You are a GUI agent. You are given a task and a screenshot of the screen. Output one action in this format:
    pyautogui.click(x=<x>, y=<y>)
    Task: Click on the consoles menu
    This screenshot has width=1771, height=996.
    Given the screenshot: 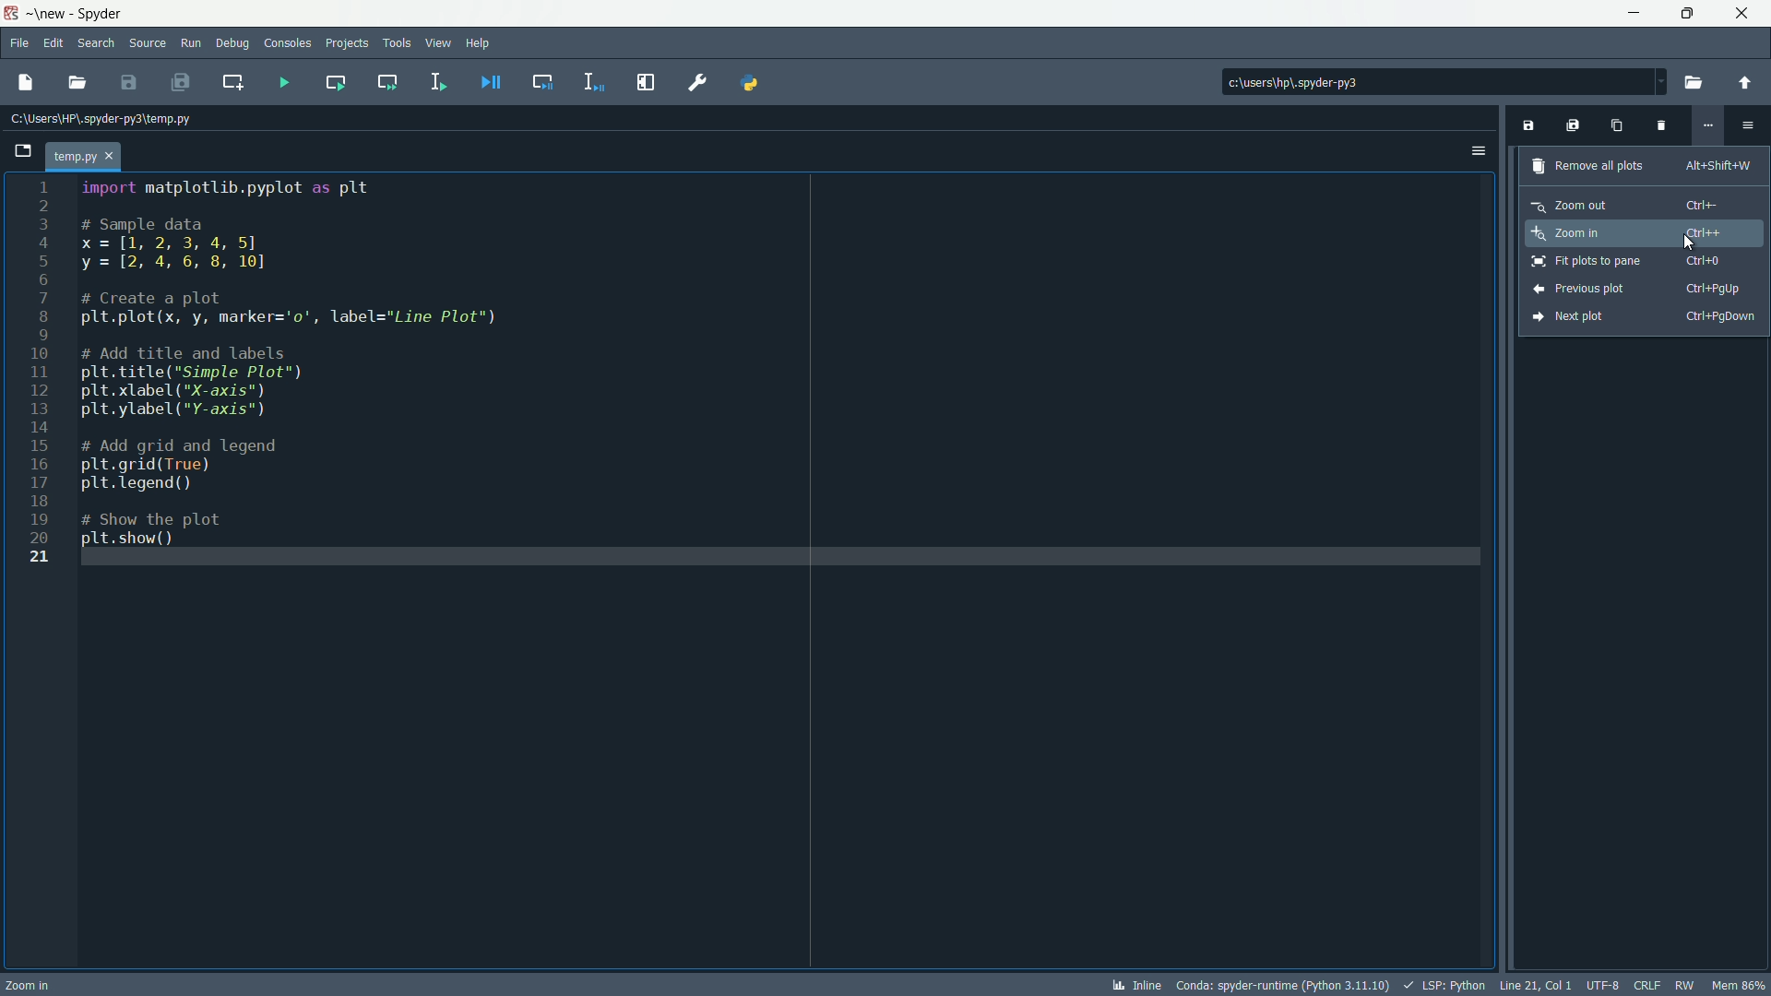 What is the action you would take?
    pyautogui.click(x=286, y=42)
    